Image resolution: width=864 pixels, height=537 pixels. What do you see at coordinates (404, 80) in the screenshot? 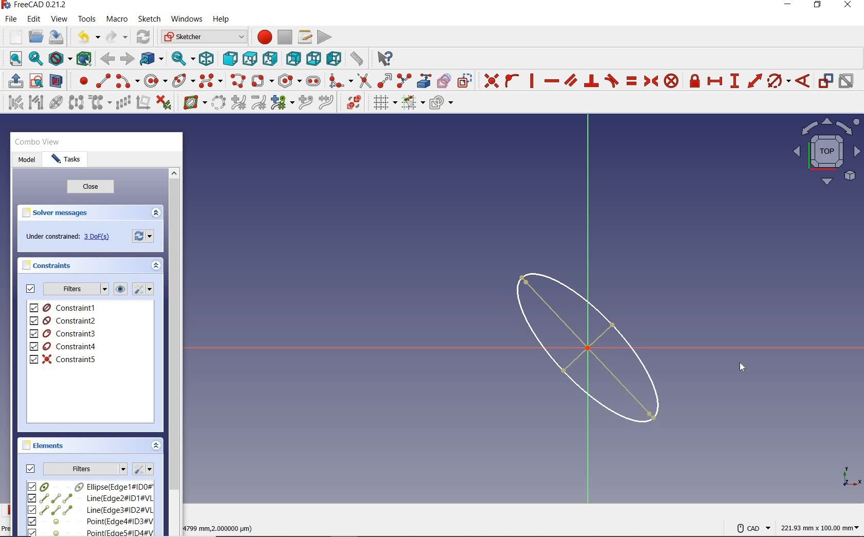
I see `split edge` at bounding box center [404, 80].